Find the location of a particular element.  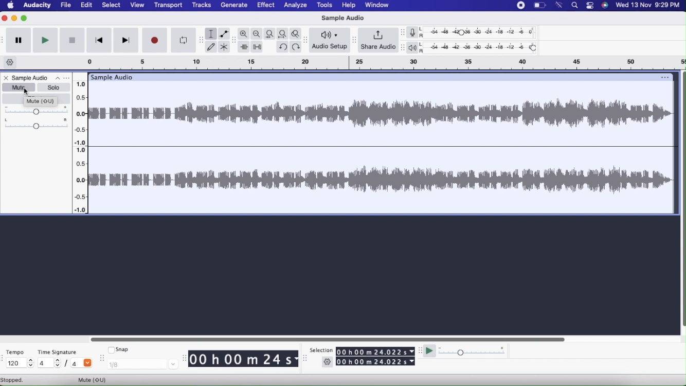

Window is located at coordinates (375, 5).